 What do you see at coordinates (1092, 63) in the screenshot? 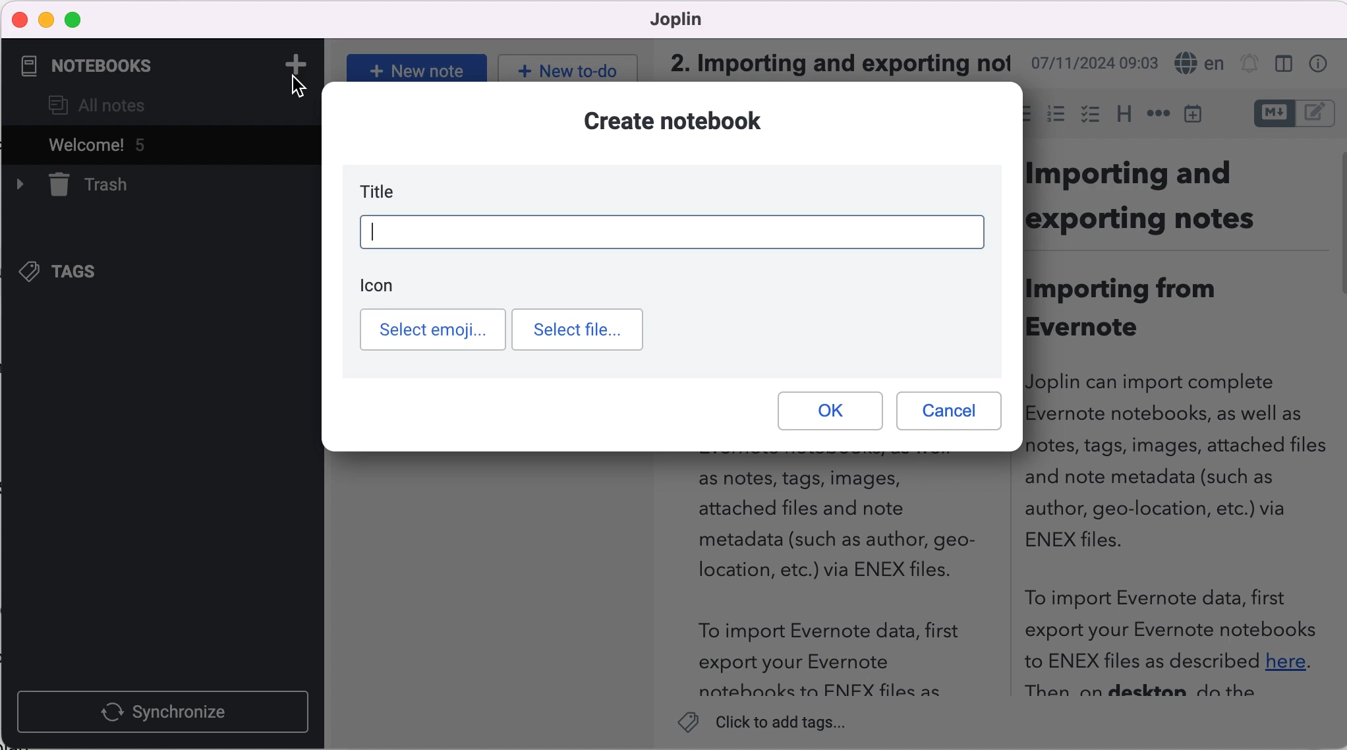
I see `07/11/2024 09:03` at bounding box center [1092, 63].